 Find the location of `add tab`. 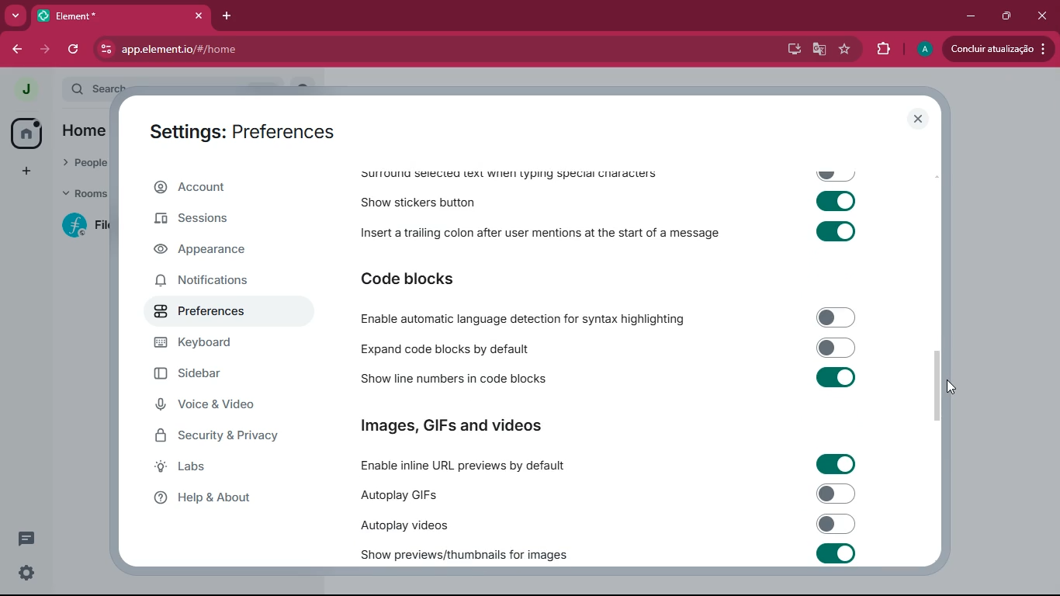

add tab is located at coordinates (227, 17).